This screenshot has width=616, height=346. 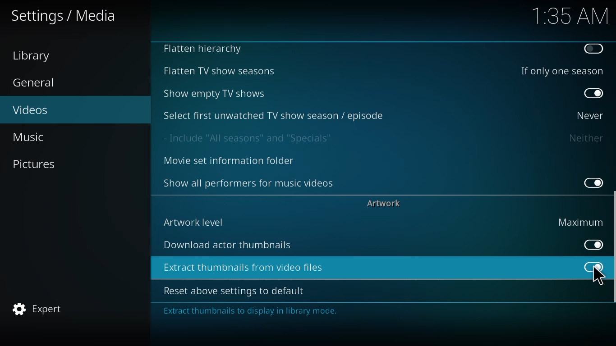 I want to click on flatten hierarchy, so click(x=205, y=50).